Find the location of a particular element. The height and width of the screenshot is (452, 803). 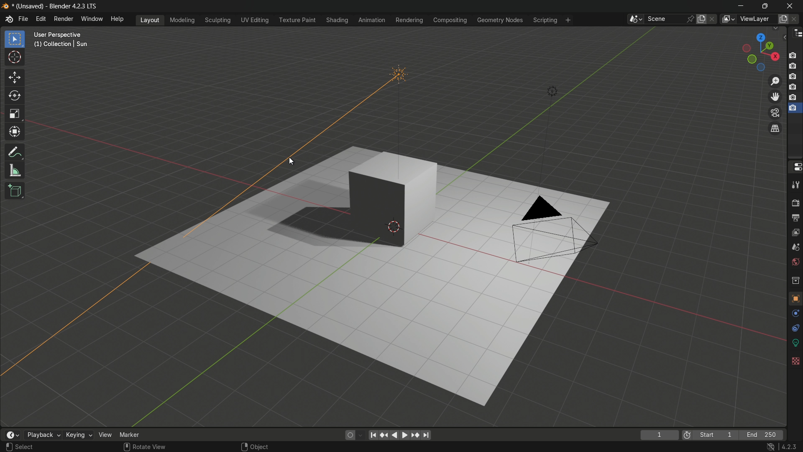

select box is located at coordinates (15, 39).